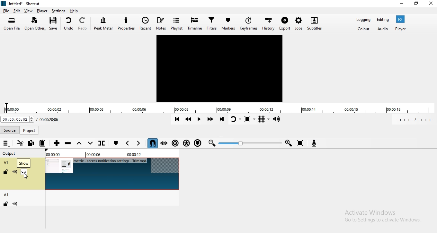 The image size is (437, 233). What do you see at coordinates (6, 171) in the screenshot?
I see `Lock` at bounding box center [6, 171].